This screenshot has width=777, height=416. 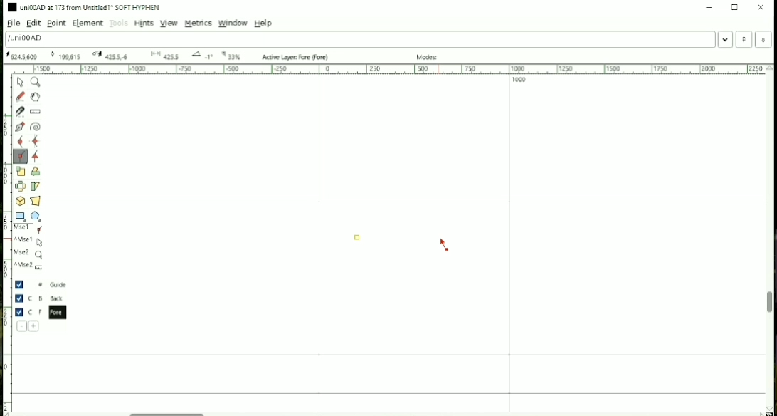 What do you see at coordinates (20, 141) in the screenshot?
I see `Add a curve point` at bounding box center [20, 141].